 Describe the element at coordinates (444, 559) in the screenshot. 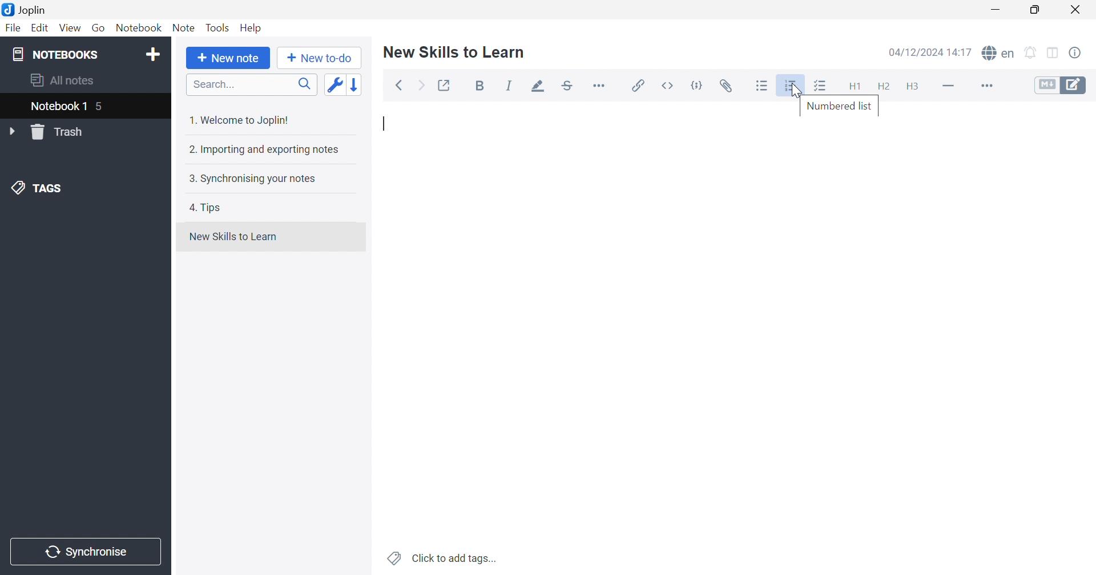

I see `Click to add tags...` at that location.